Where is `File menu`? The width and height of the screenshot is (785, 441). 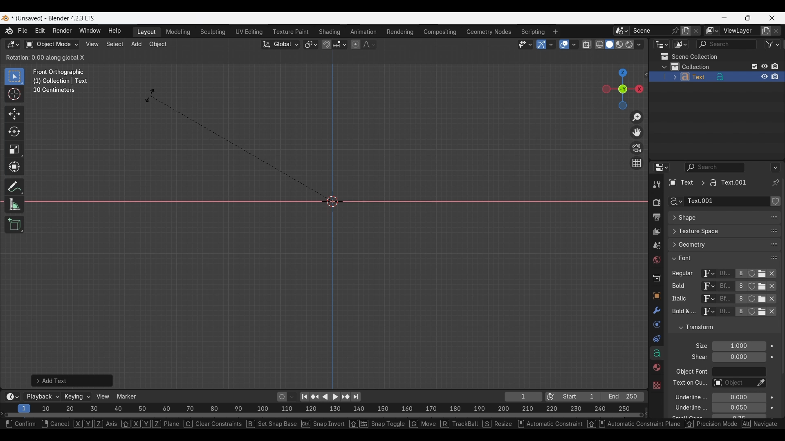
File menu is located at coordinates (23, 31).